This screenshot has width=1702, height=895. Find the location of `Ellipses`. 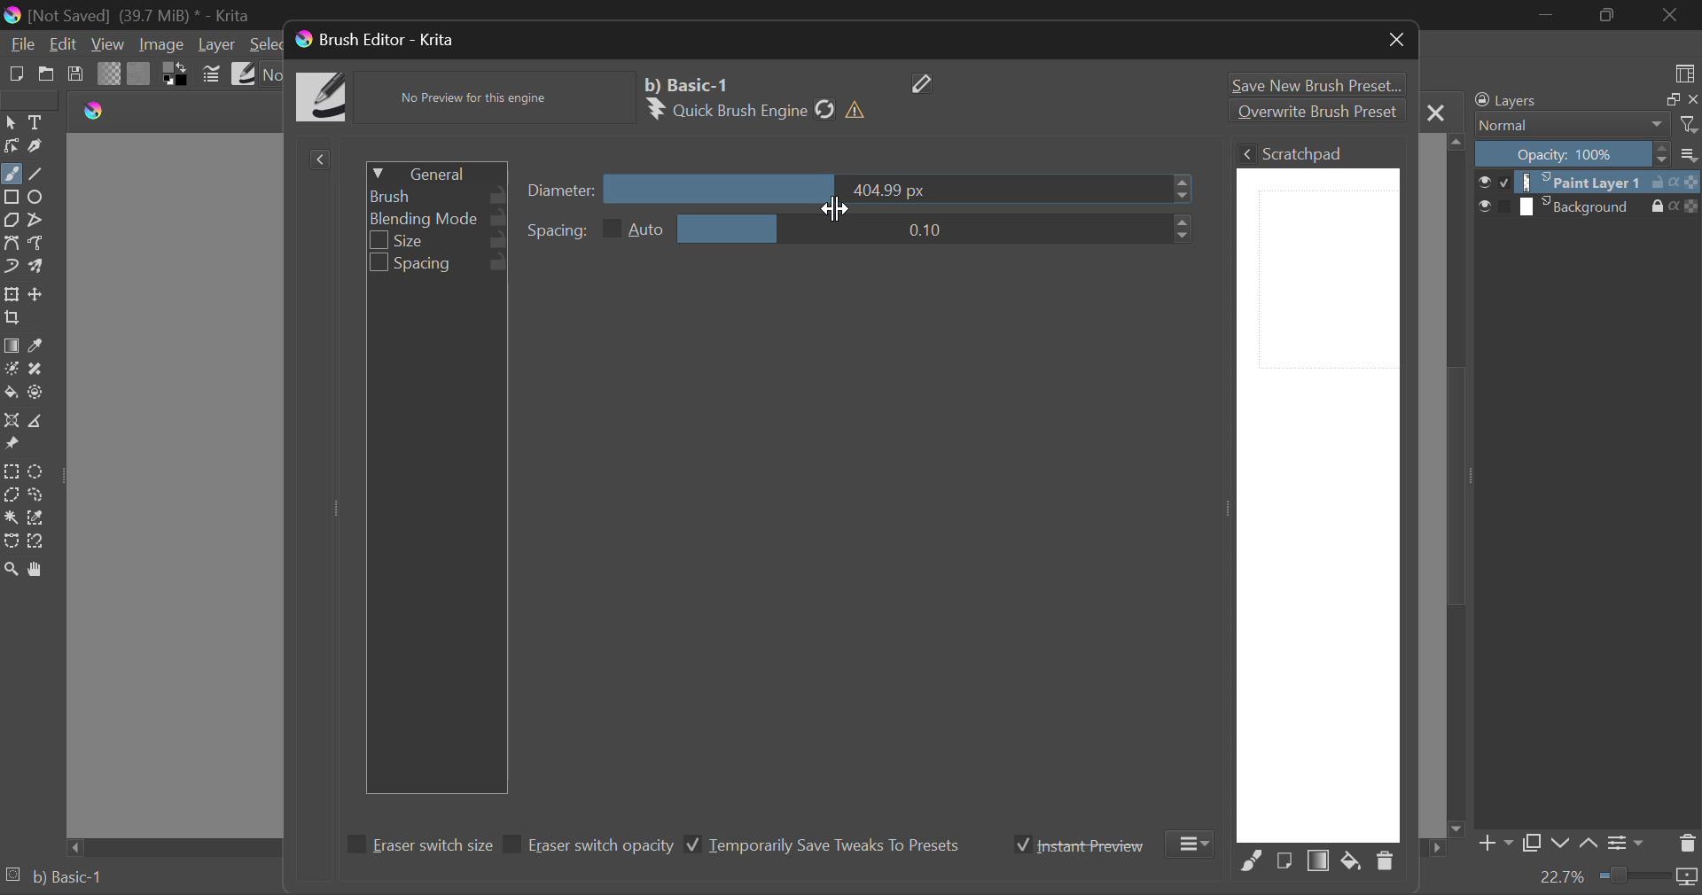

Ellipses is located at coordinates (38, 198).